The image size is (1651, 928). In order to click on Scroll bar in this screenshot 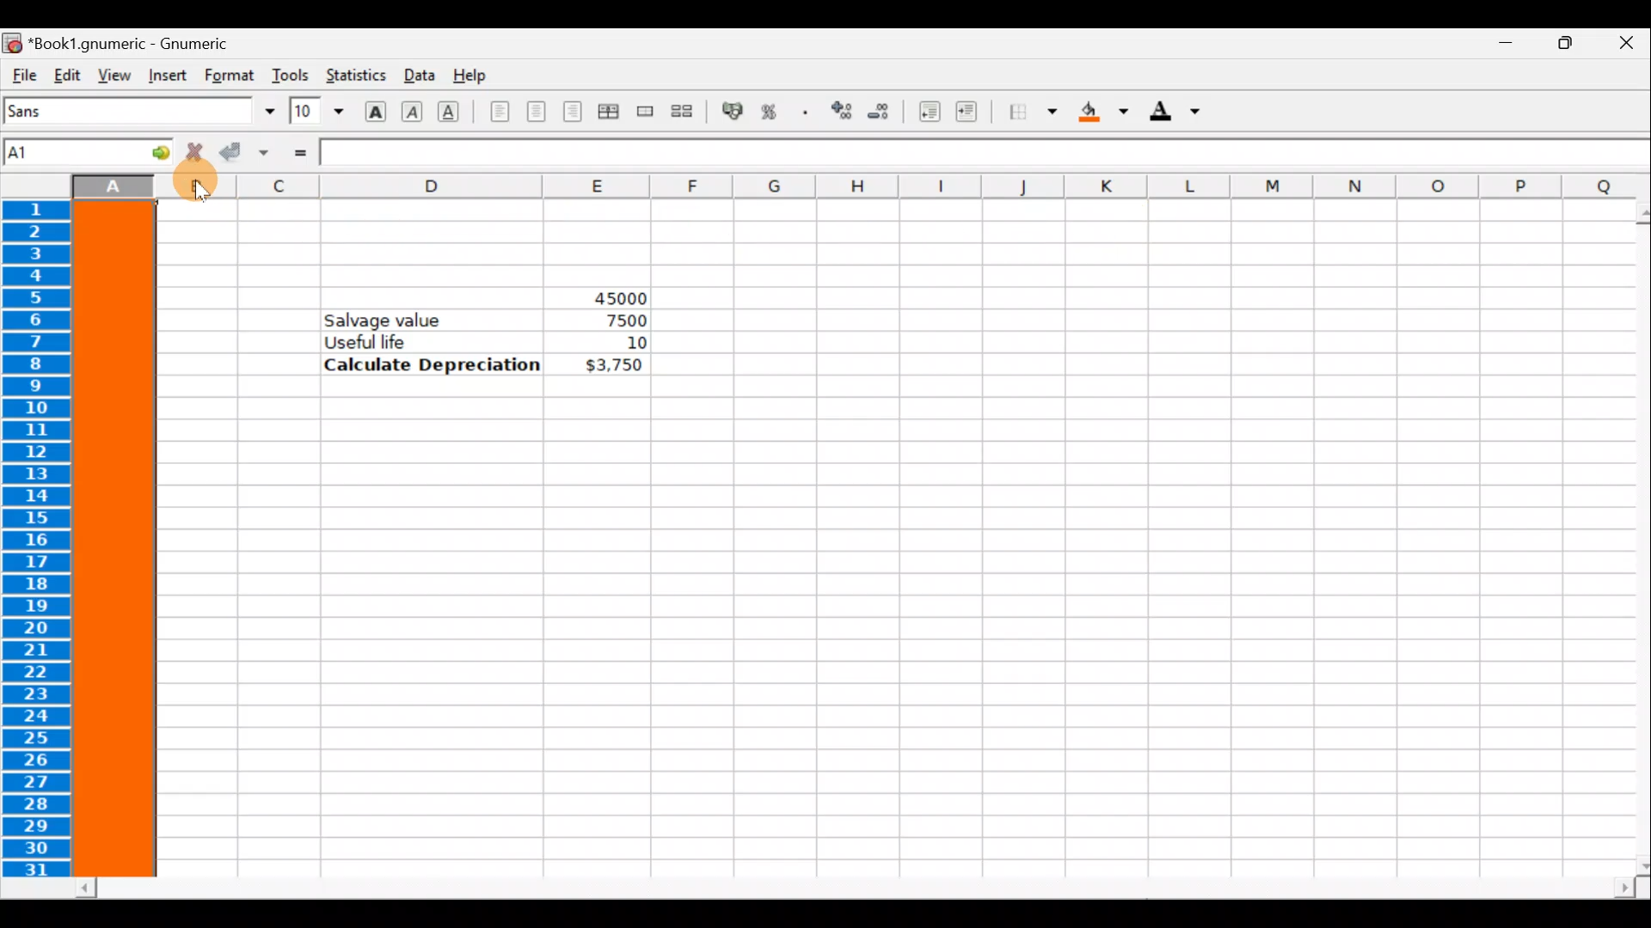, I will do `click(856, 888)`.